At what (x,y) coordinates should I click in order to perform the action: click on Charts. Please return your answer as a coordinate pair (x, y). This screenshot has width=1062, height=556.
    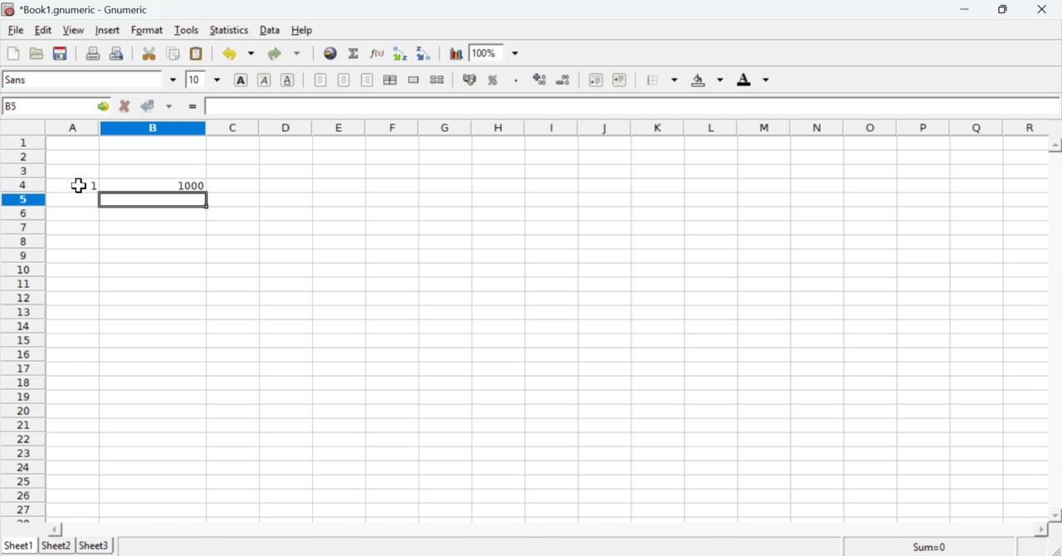
    Looking at the image, I should click on (455, 54).